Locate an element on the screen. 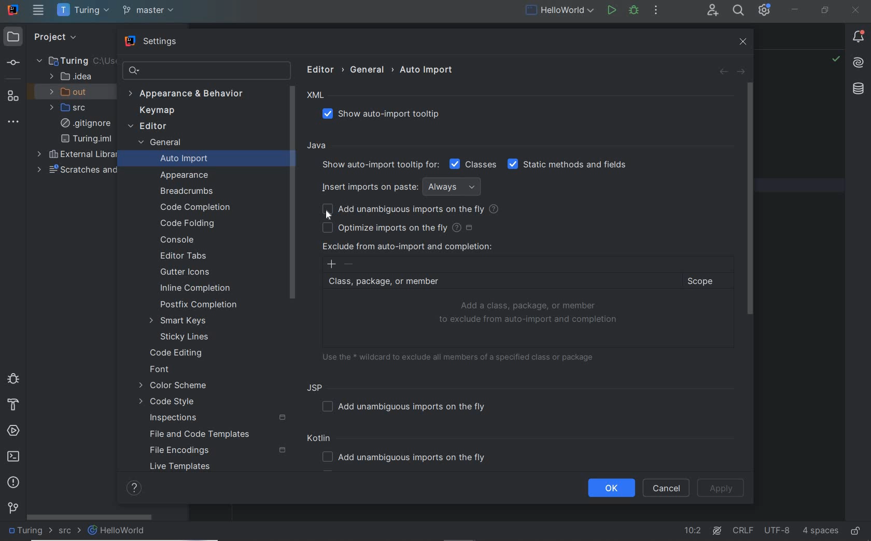  main menu is located at coordinates (38, 10).